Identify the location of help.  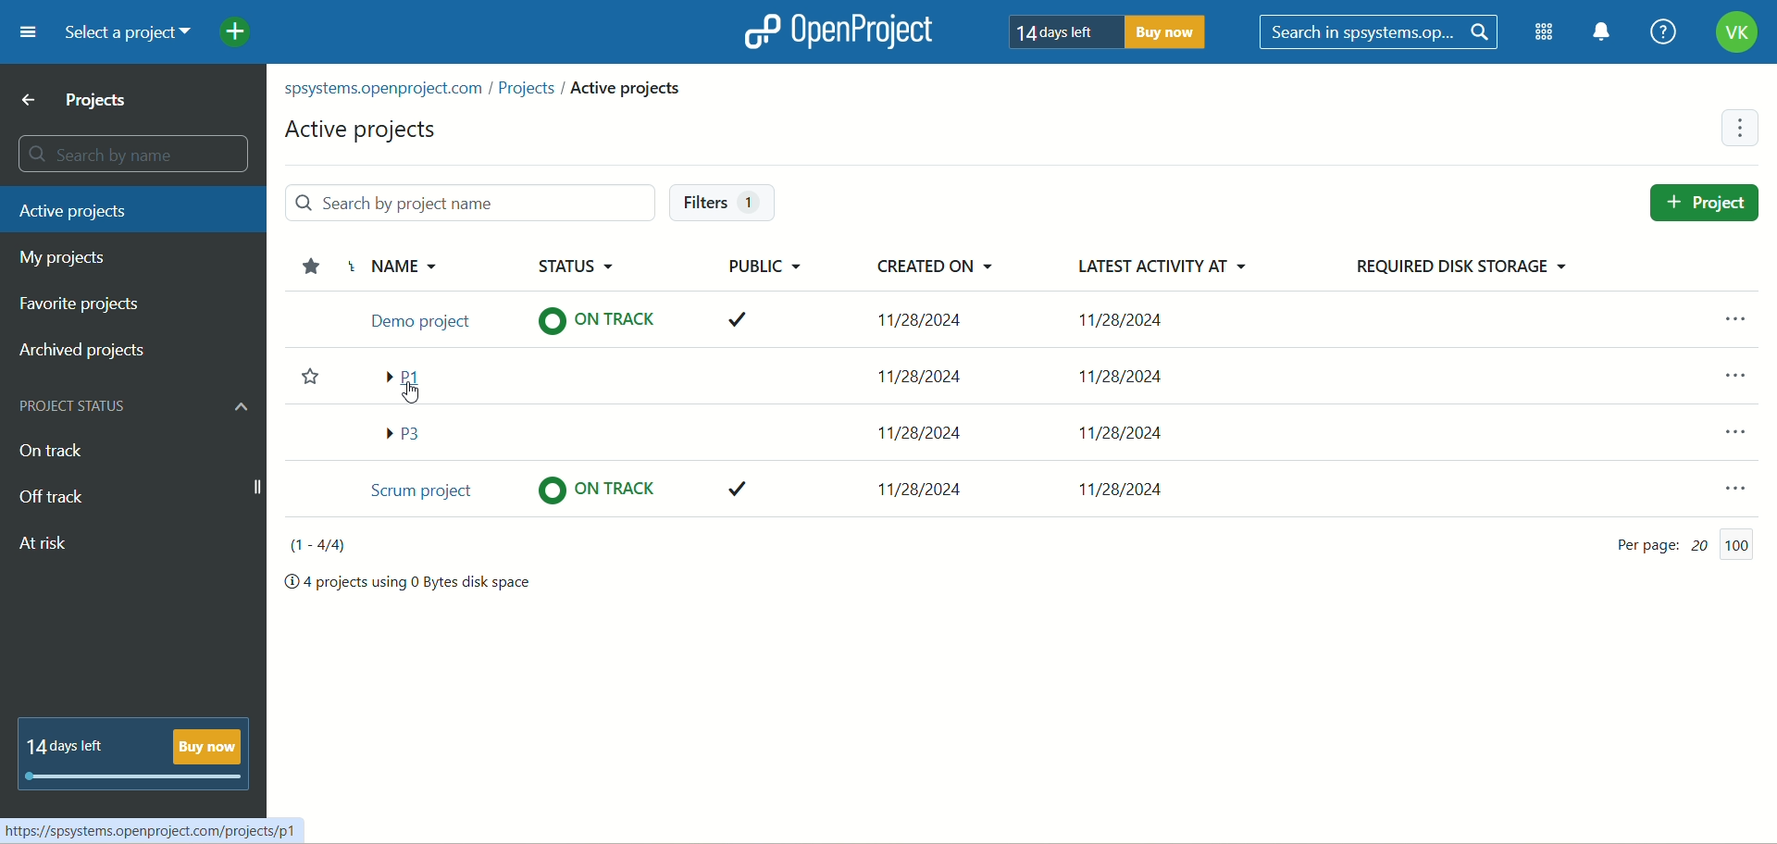
(1661, 31).